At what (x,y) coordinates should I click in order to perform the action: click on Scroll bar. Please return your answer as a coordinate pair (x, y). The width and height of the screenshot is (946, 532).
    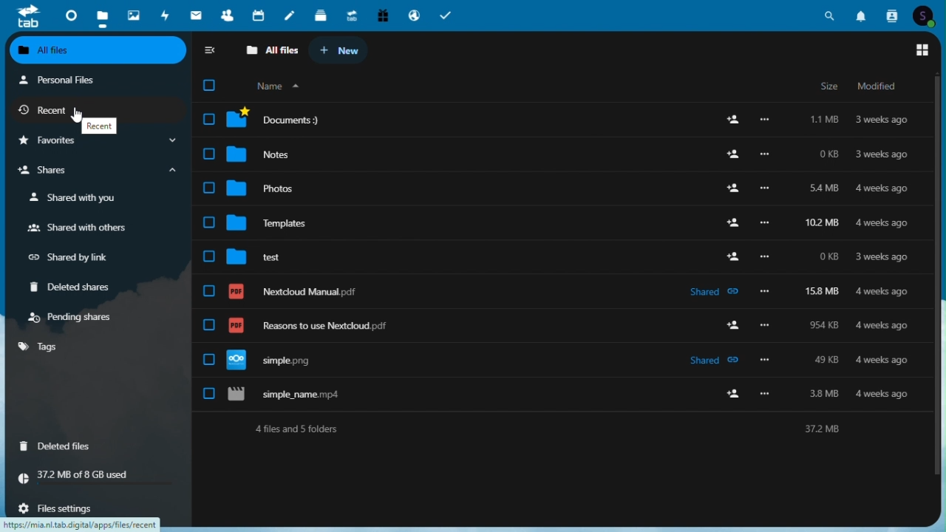
    Looking at the image, I should click on (940, 276).